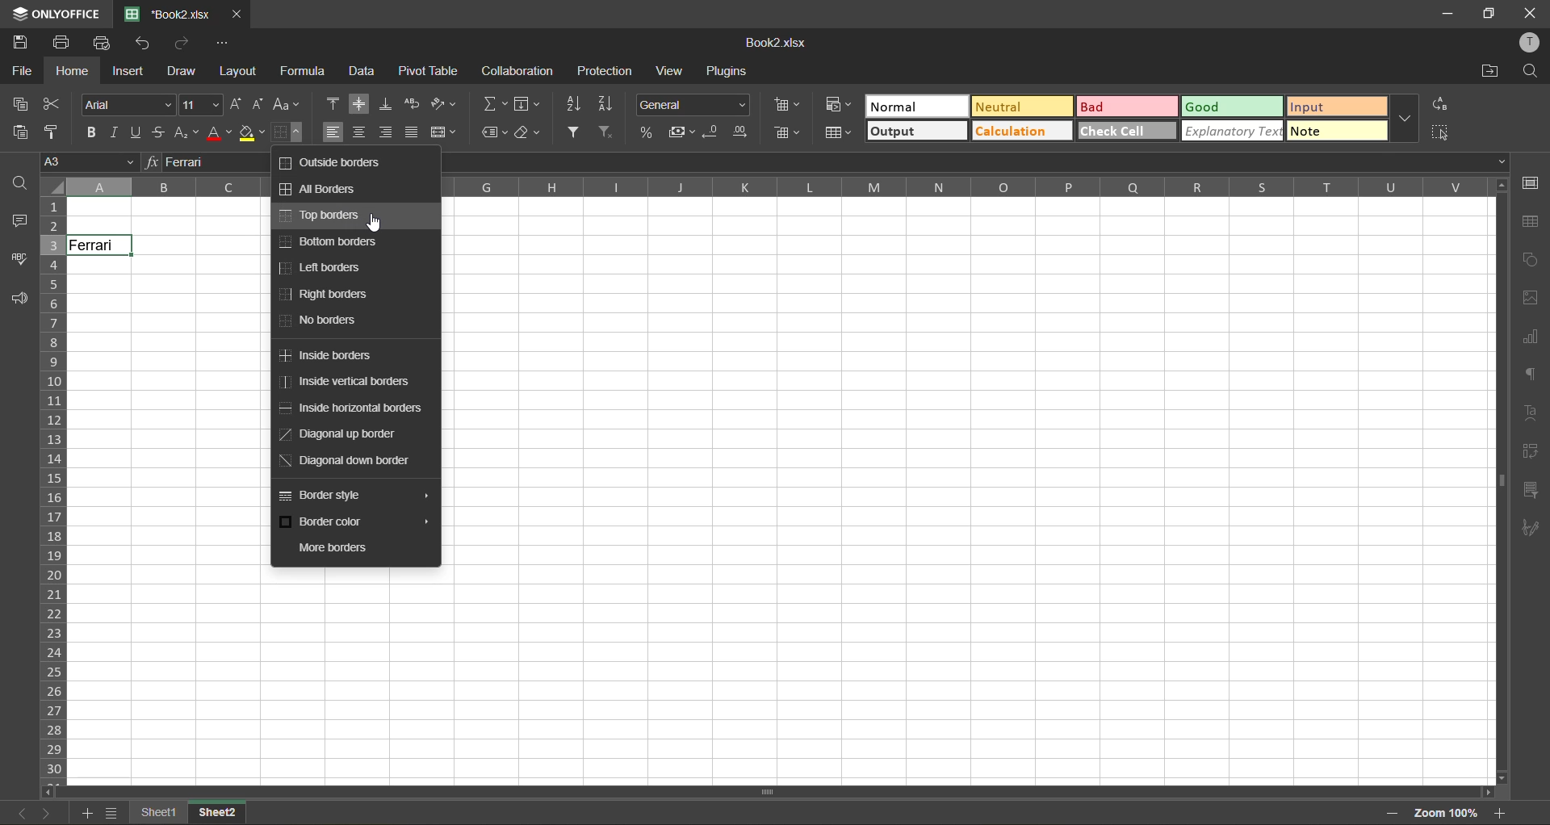 The image size is (1550, 825). What do you see at coordinates (19, 132) in the screenshot?
I see `paste` at bounding box center [19, 132].